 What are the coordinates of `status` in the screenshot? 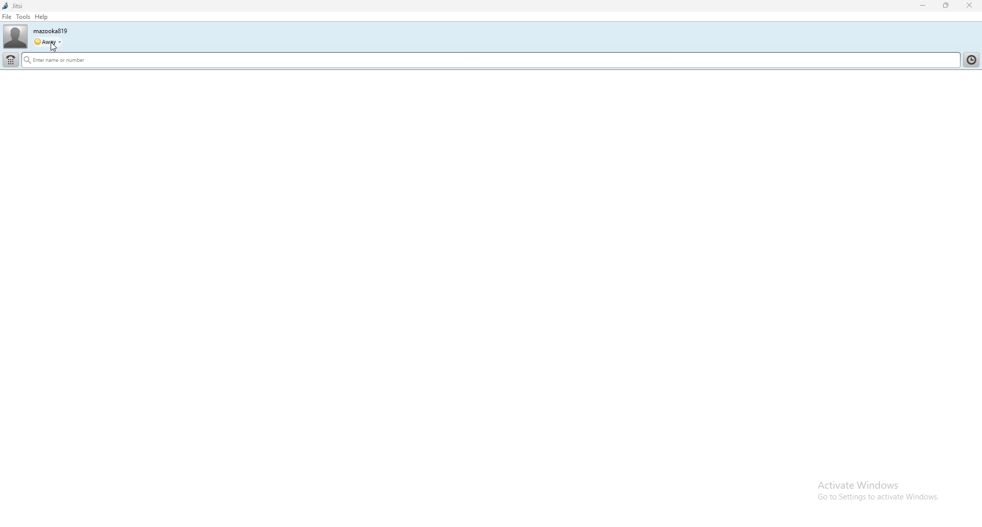 It's located at (47, 42).